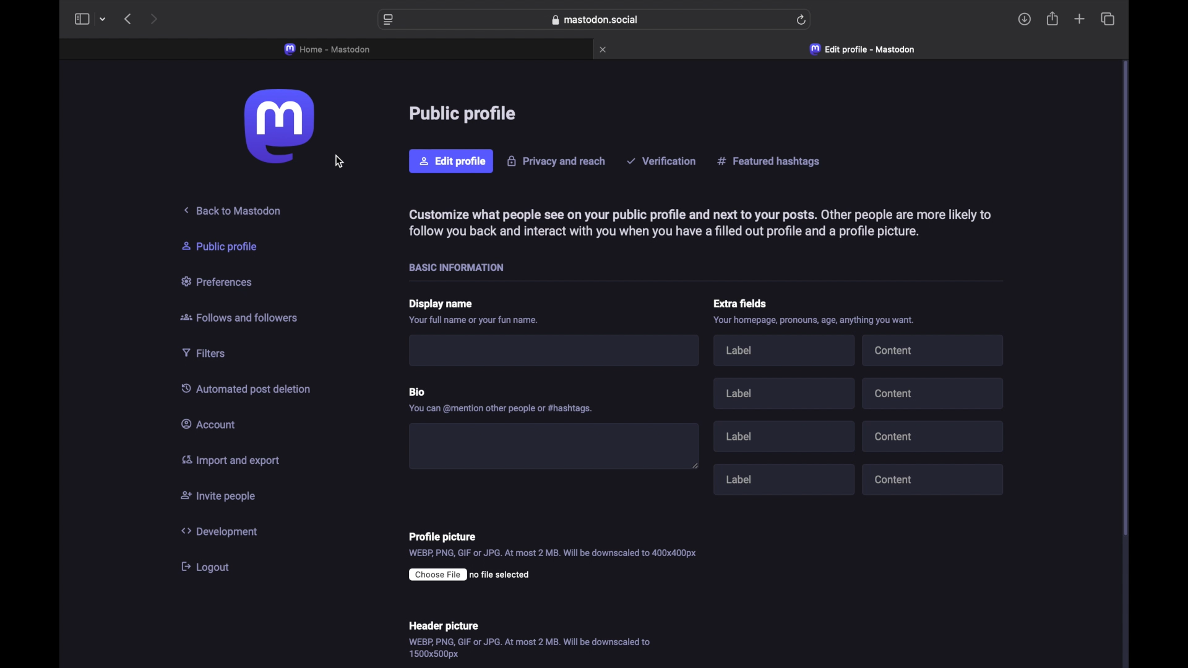 Image resolution: width=1188 pixels, height=668 pixels. I want to click on back, so click(127, 19).